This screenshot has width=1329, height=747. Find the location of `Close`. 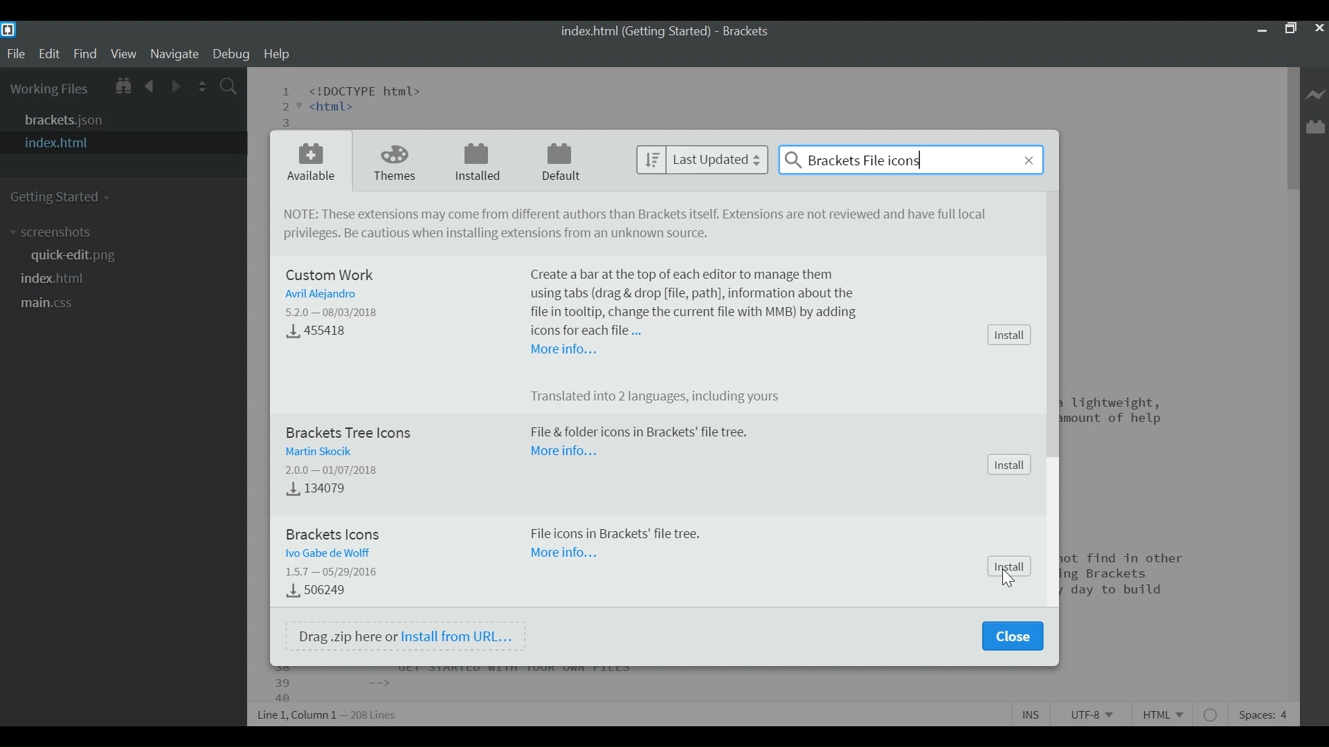

Close is located at coordinates (1012, 636).